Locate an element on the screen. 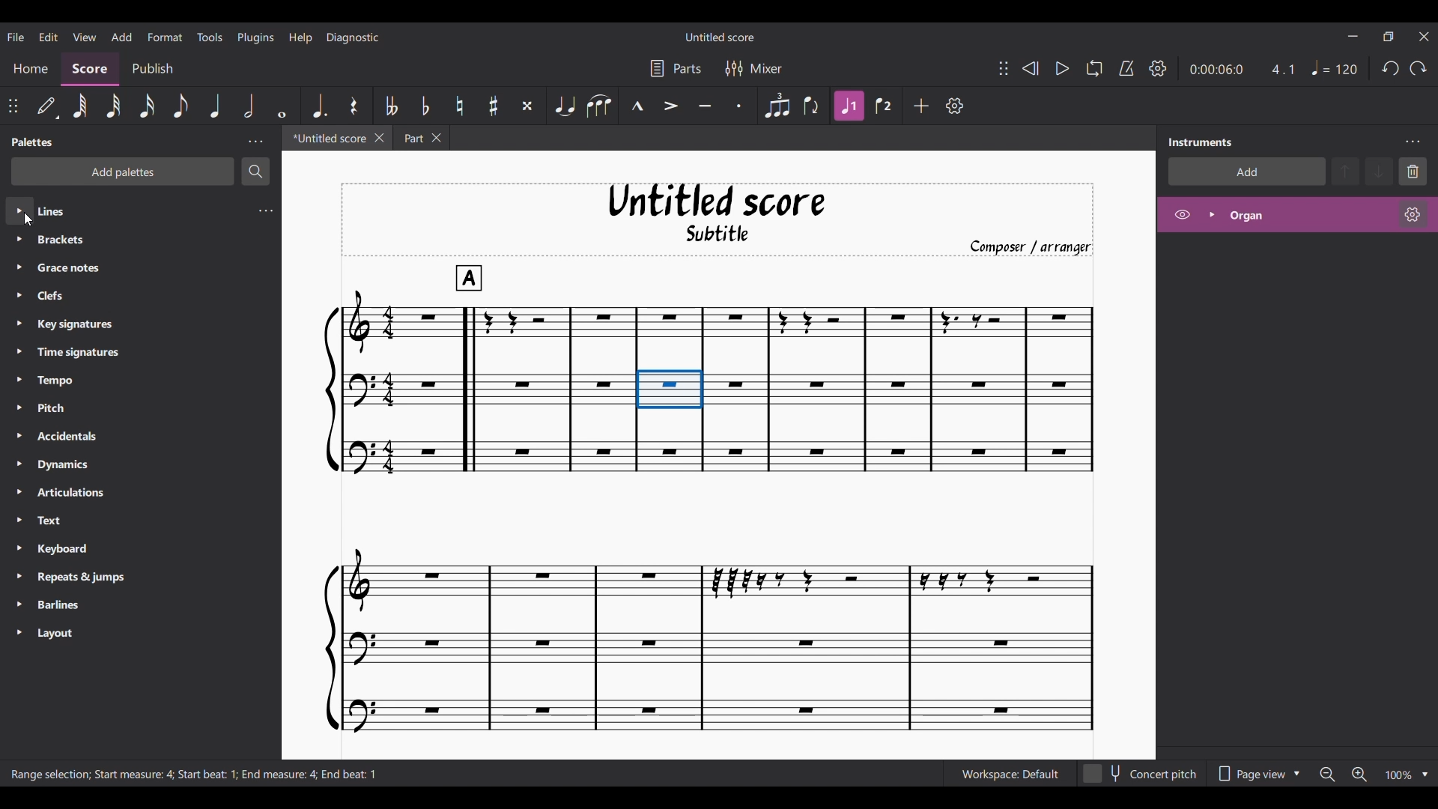 This screenshot has height=809, width=1438. Close interface is located at coordinates (1424, 37).